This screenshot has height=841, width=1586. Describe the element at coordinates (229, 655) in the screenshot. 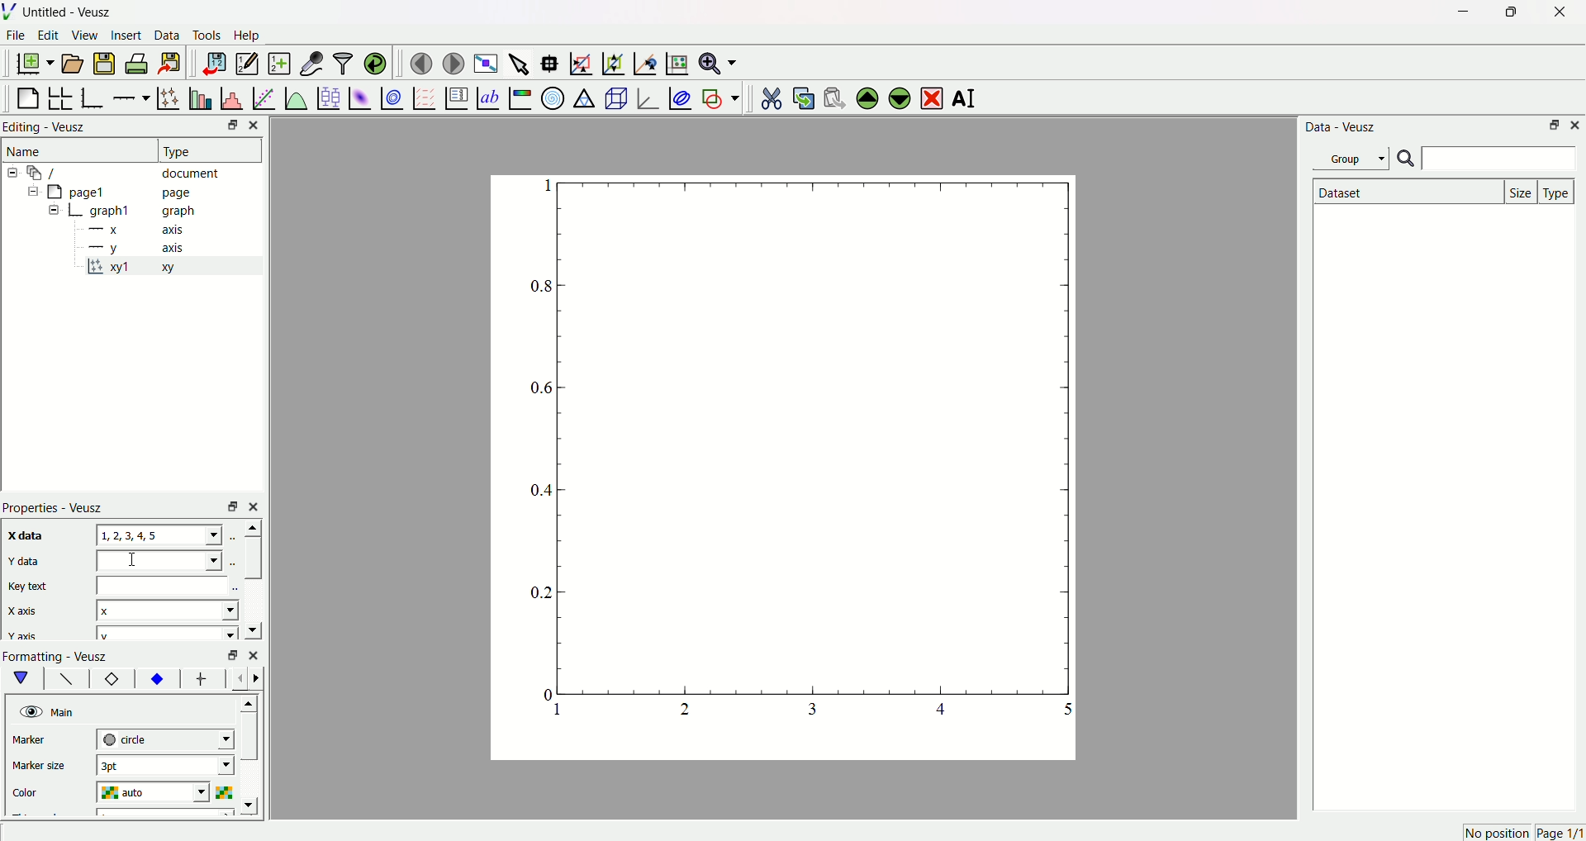

I see `minimise` at that location.